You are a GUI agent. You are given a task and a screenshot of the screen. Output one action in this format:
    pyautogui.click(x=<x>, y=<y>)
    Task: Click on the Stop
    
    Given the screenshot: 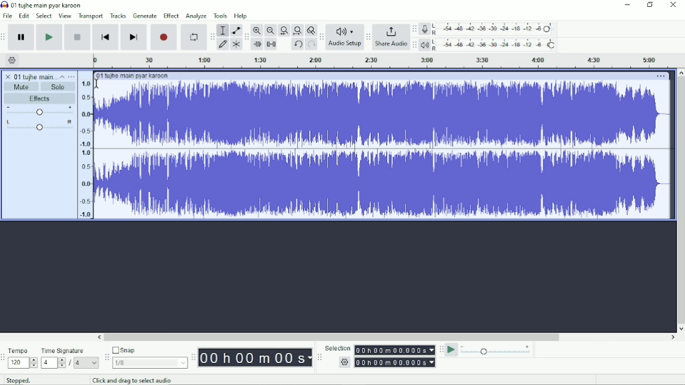 What is the action you would take?
    pyautogui.click(x=78, y=38)
    